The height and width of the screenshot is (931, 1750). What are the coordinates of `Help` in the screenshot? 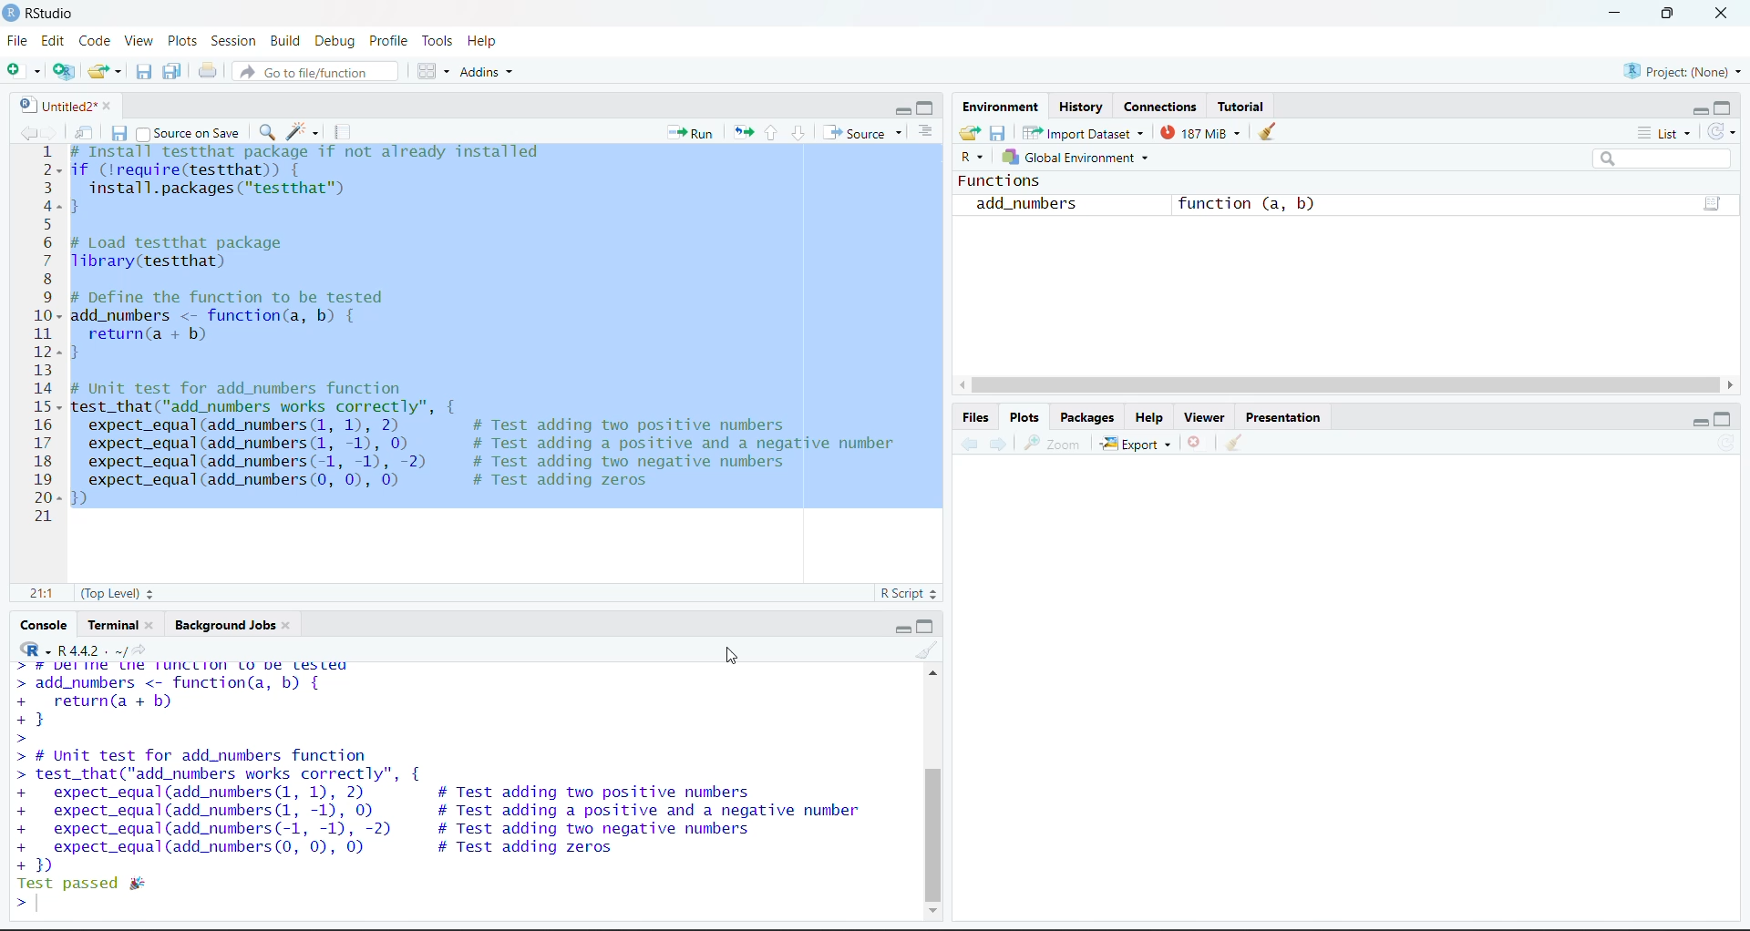 It's located at (483, 41).